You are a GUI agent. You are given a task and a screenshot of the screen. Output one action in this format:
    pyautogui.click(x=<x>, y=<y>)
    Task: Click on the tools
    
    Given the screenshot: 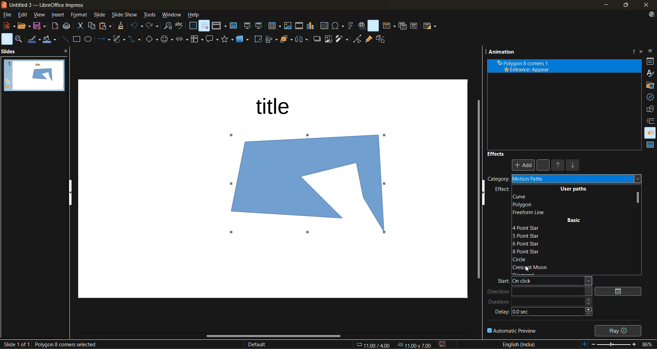 What is the action you would take?
    pyautogui.click(x=152, y=15)
    